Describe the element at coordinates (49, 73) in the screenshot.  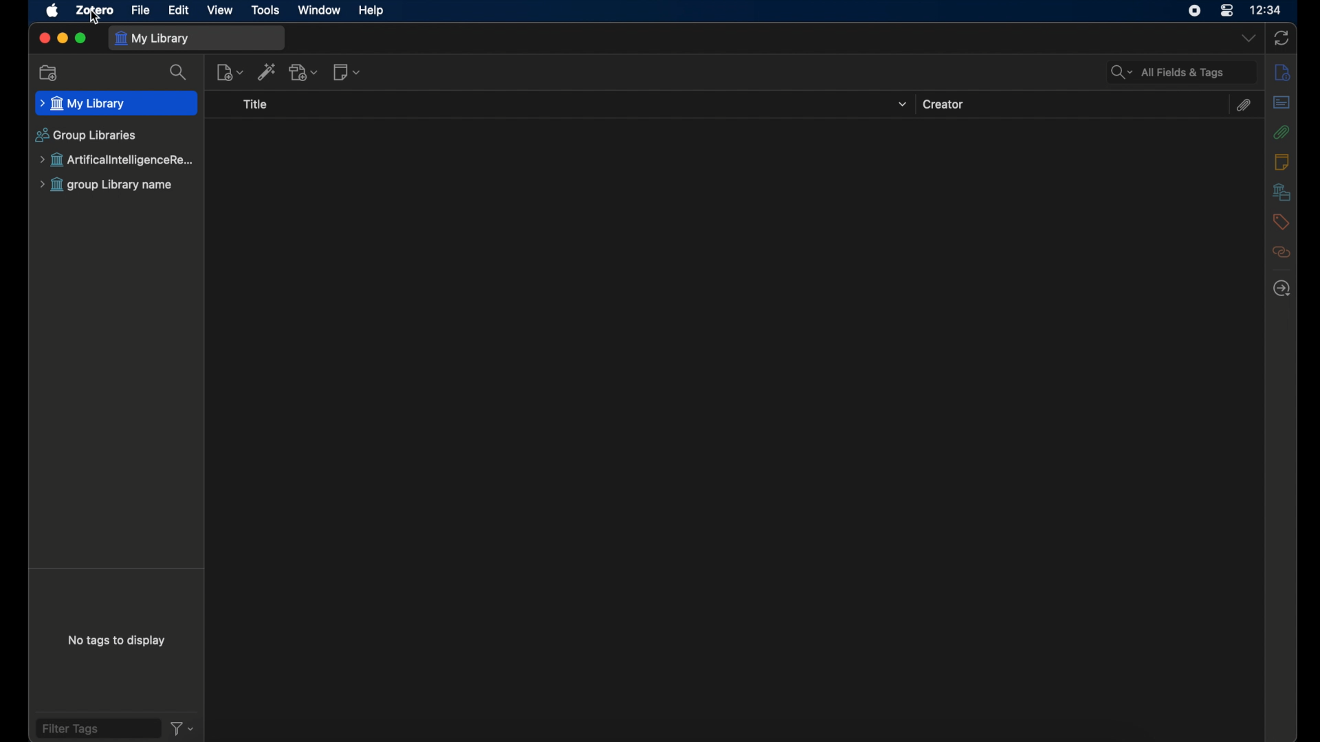
I see `new collection` at that location.